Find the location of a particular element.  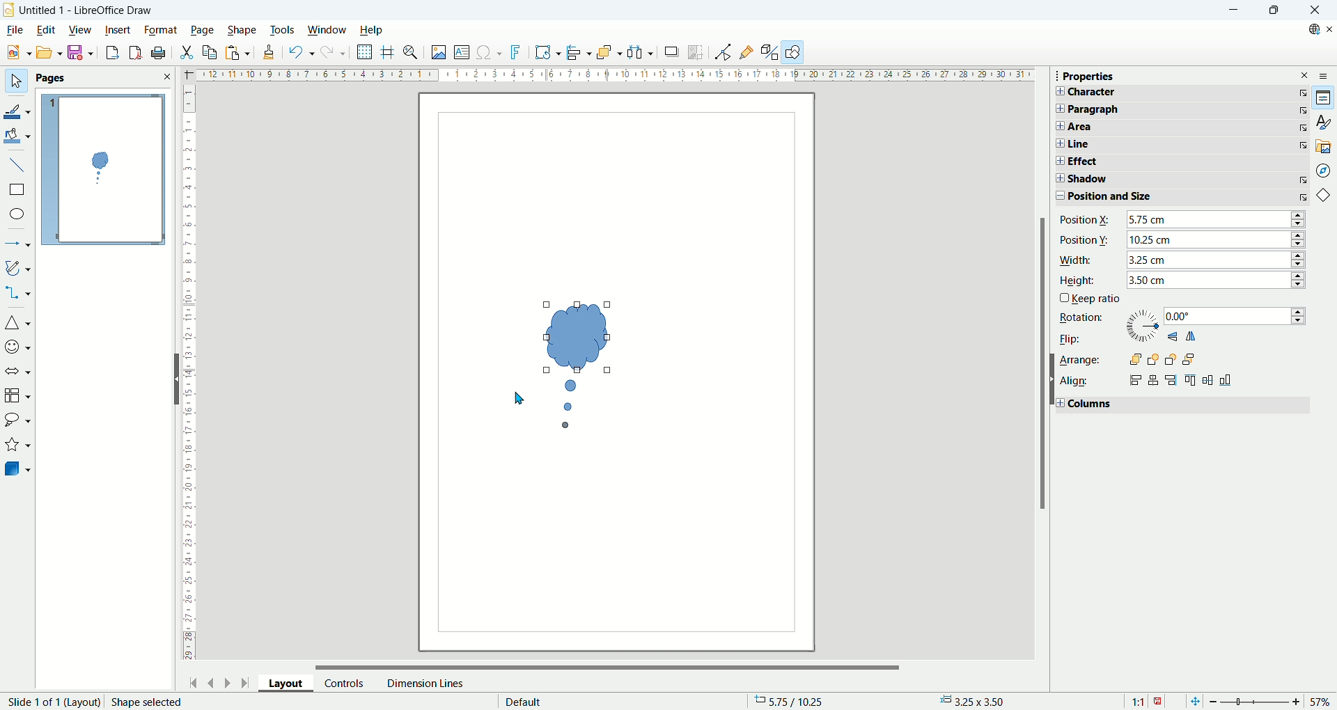

point edit mode is located at coordinates (722, 52).